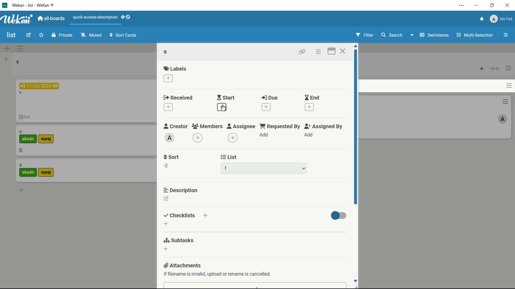 This screenshot has width=515, height=289. What do you see at coordinates (46, 173) in the screenshot?
I see `label-2` at bounding box center [46, 173].